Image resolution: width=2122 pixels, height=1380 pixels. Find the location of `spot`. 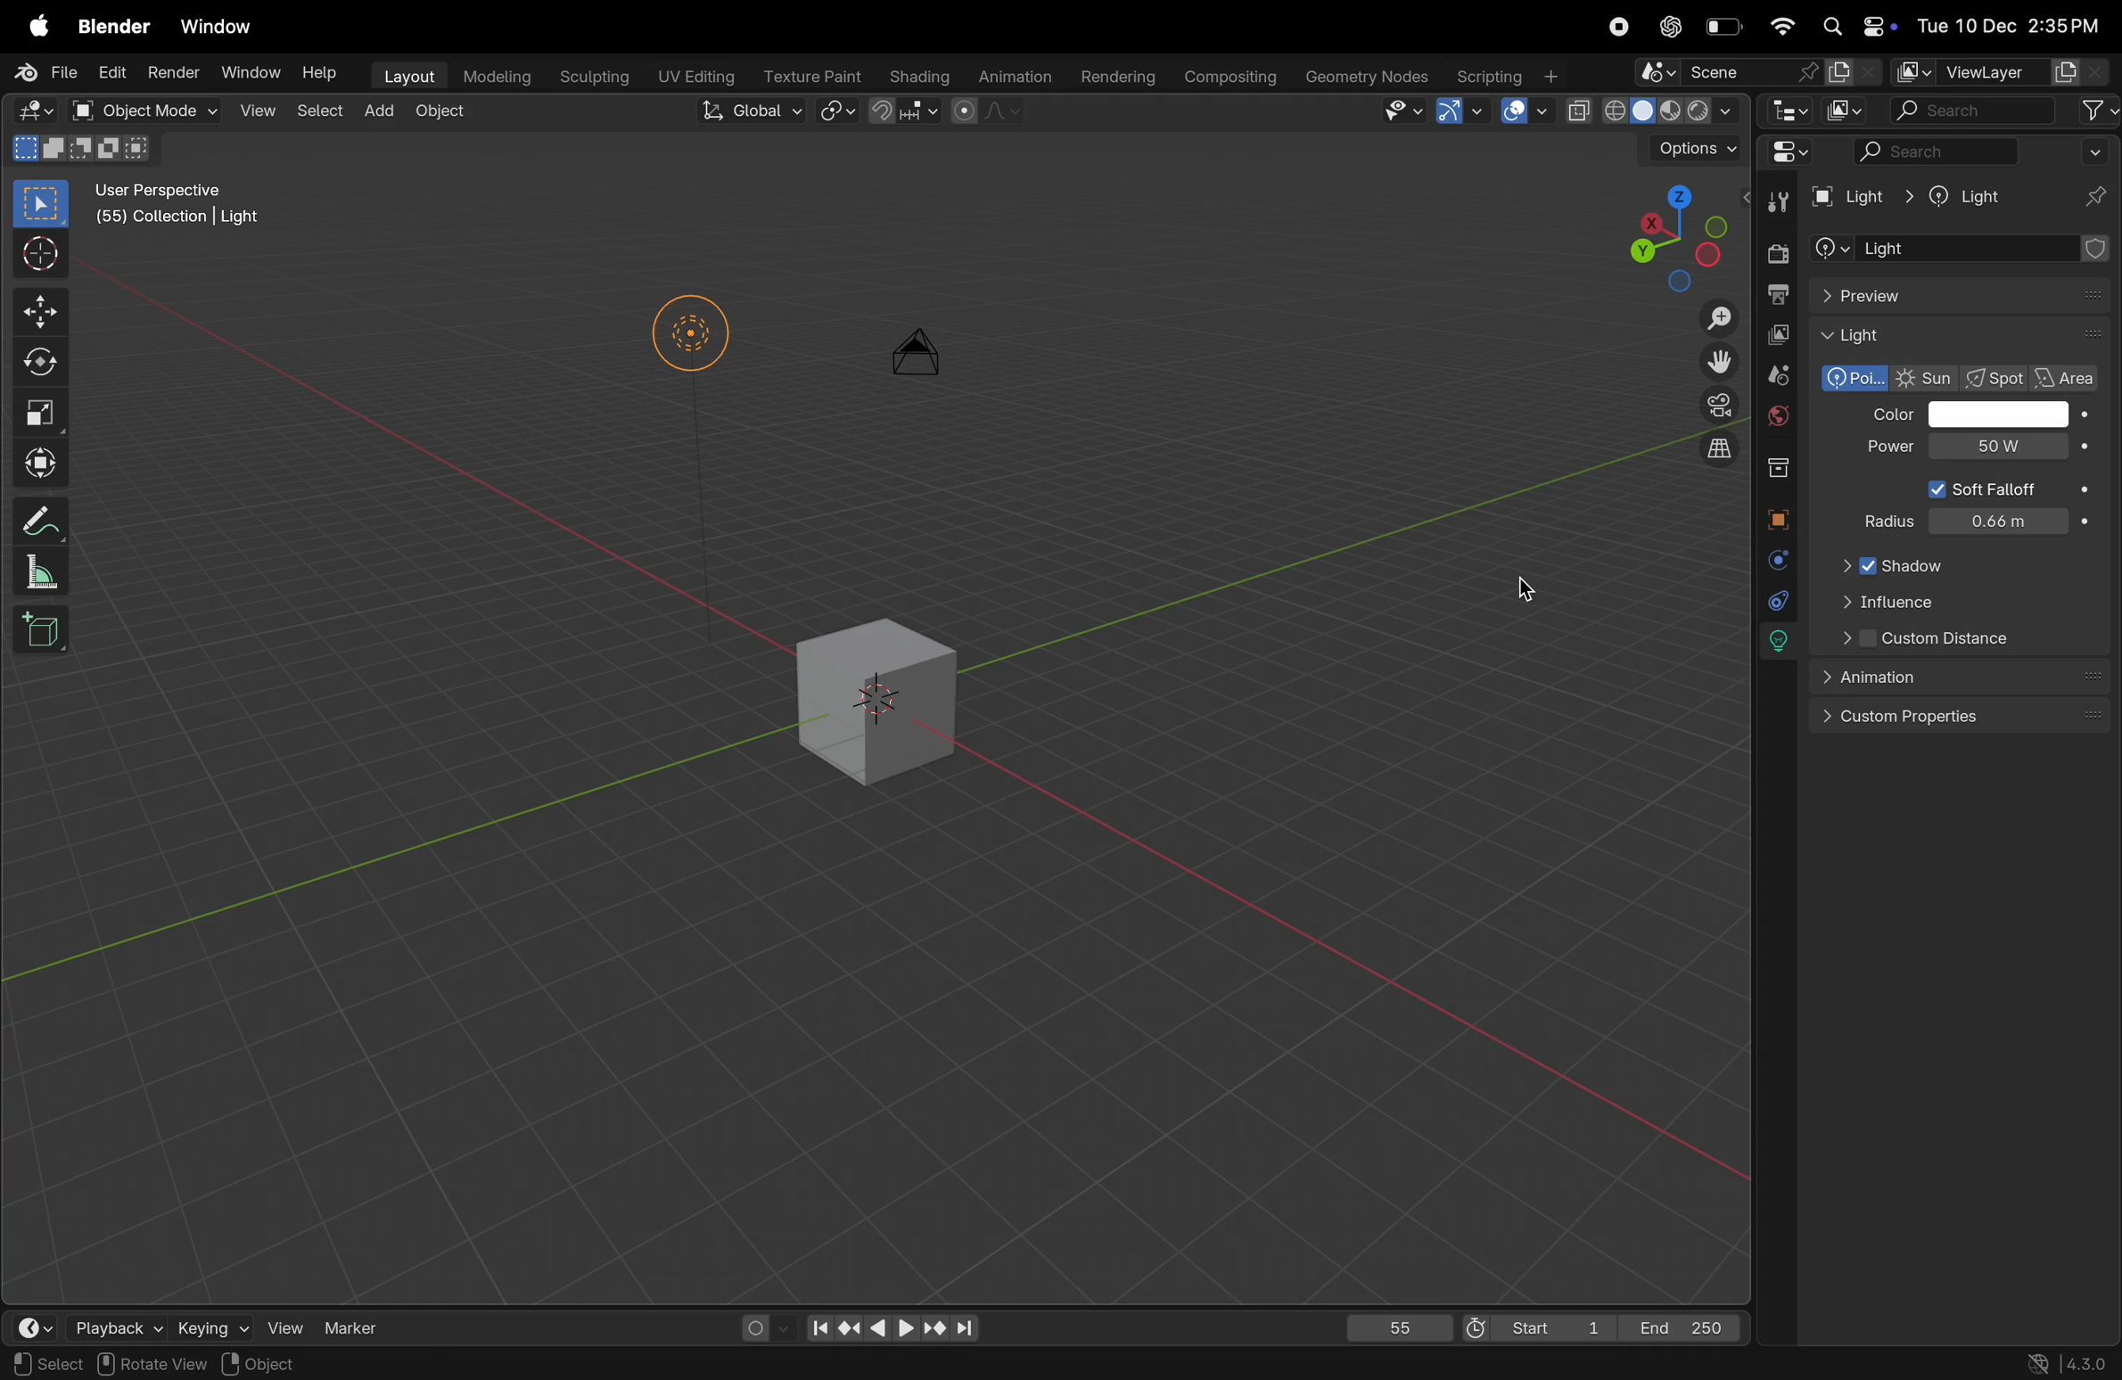

spot is located at coordinates (1999, 380).